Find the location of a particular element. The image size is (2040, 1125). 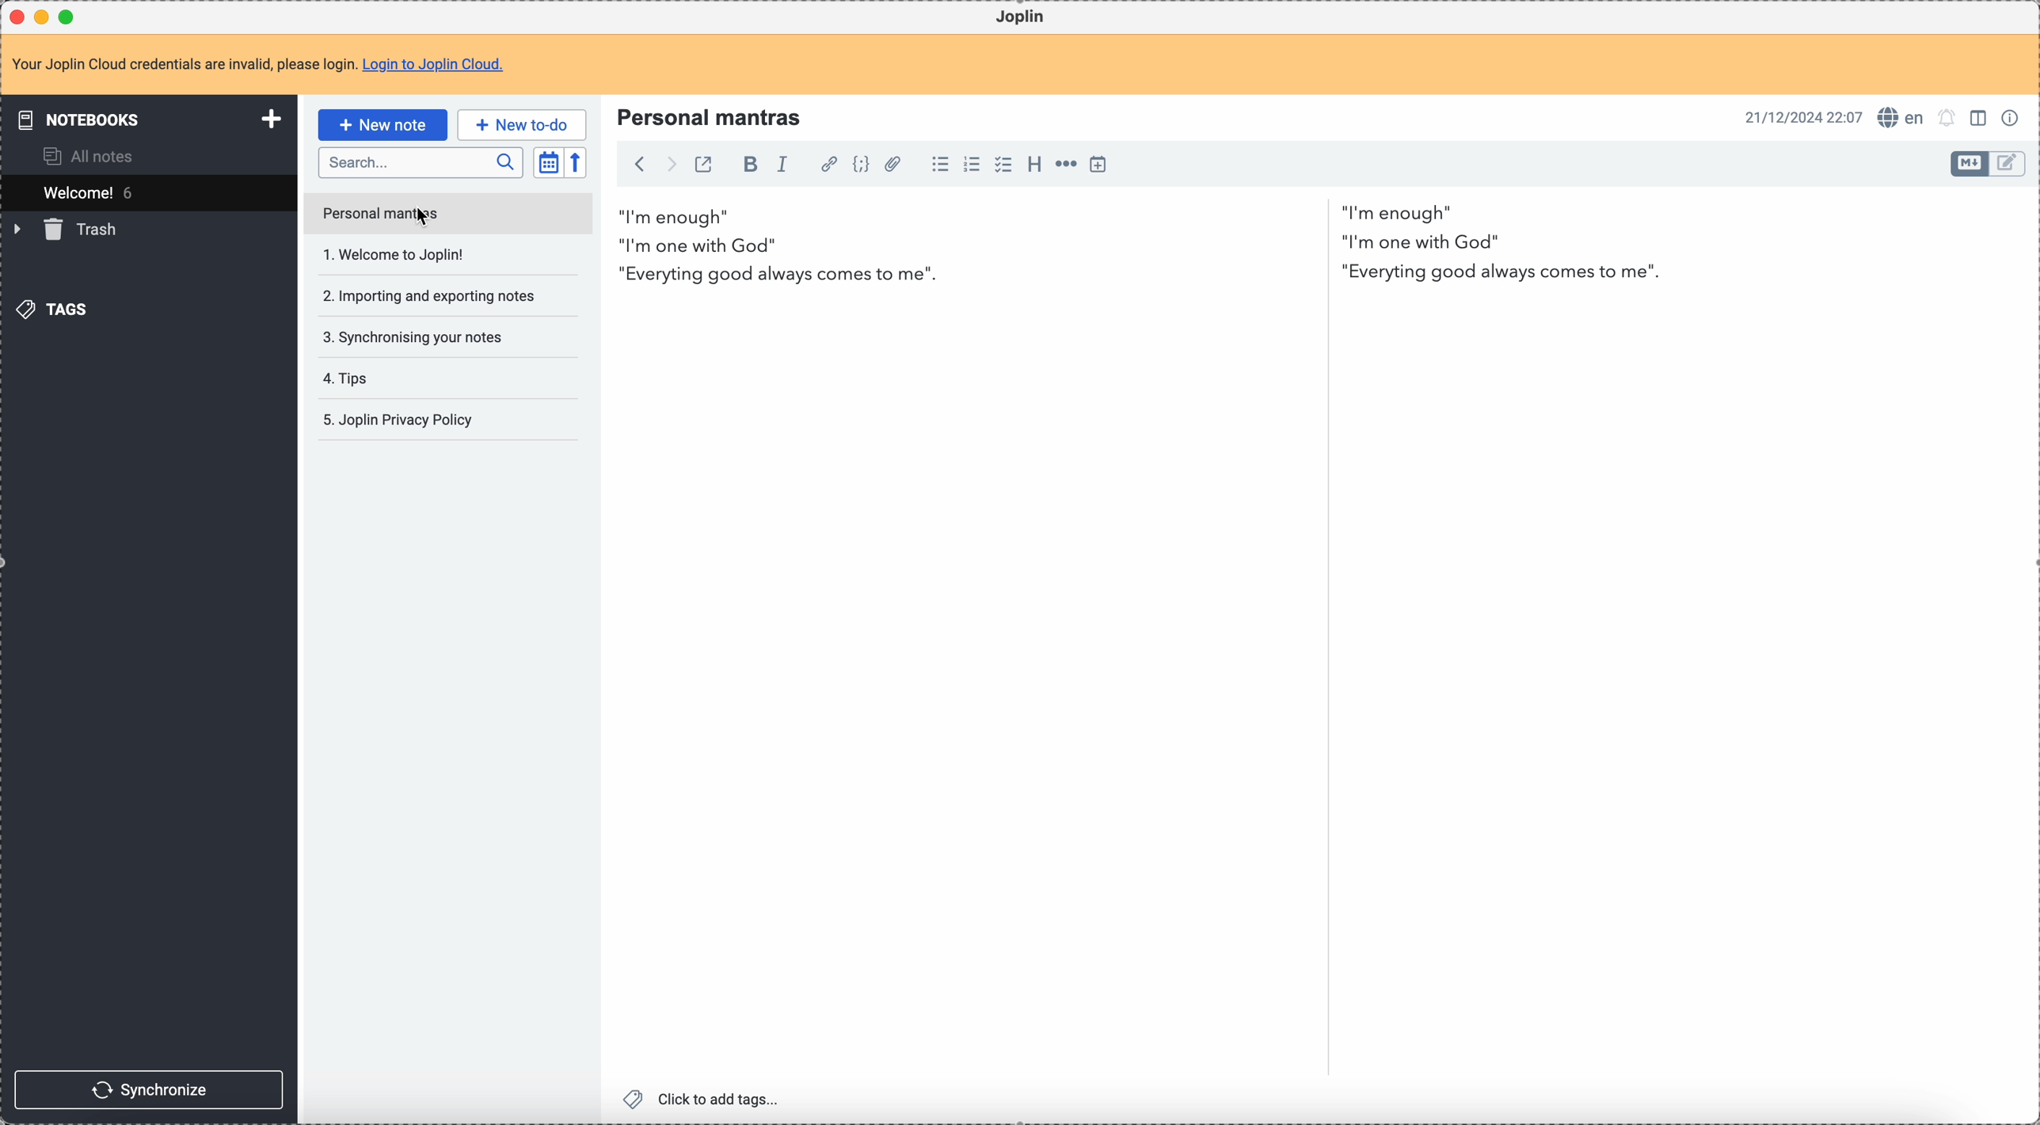

set alarm is located at coordinates (1948, 116).